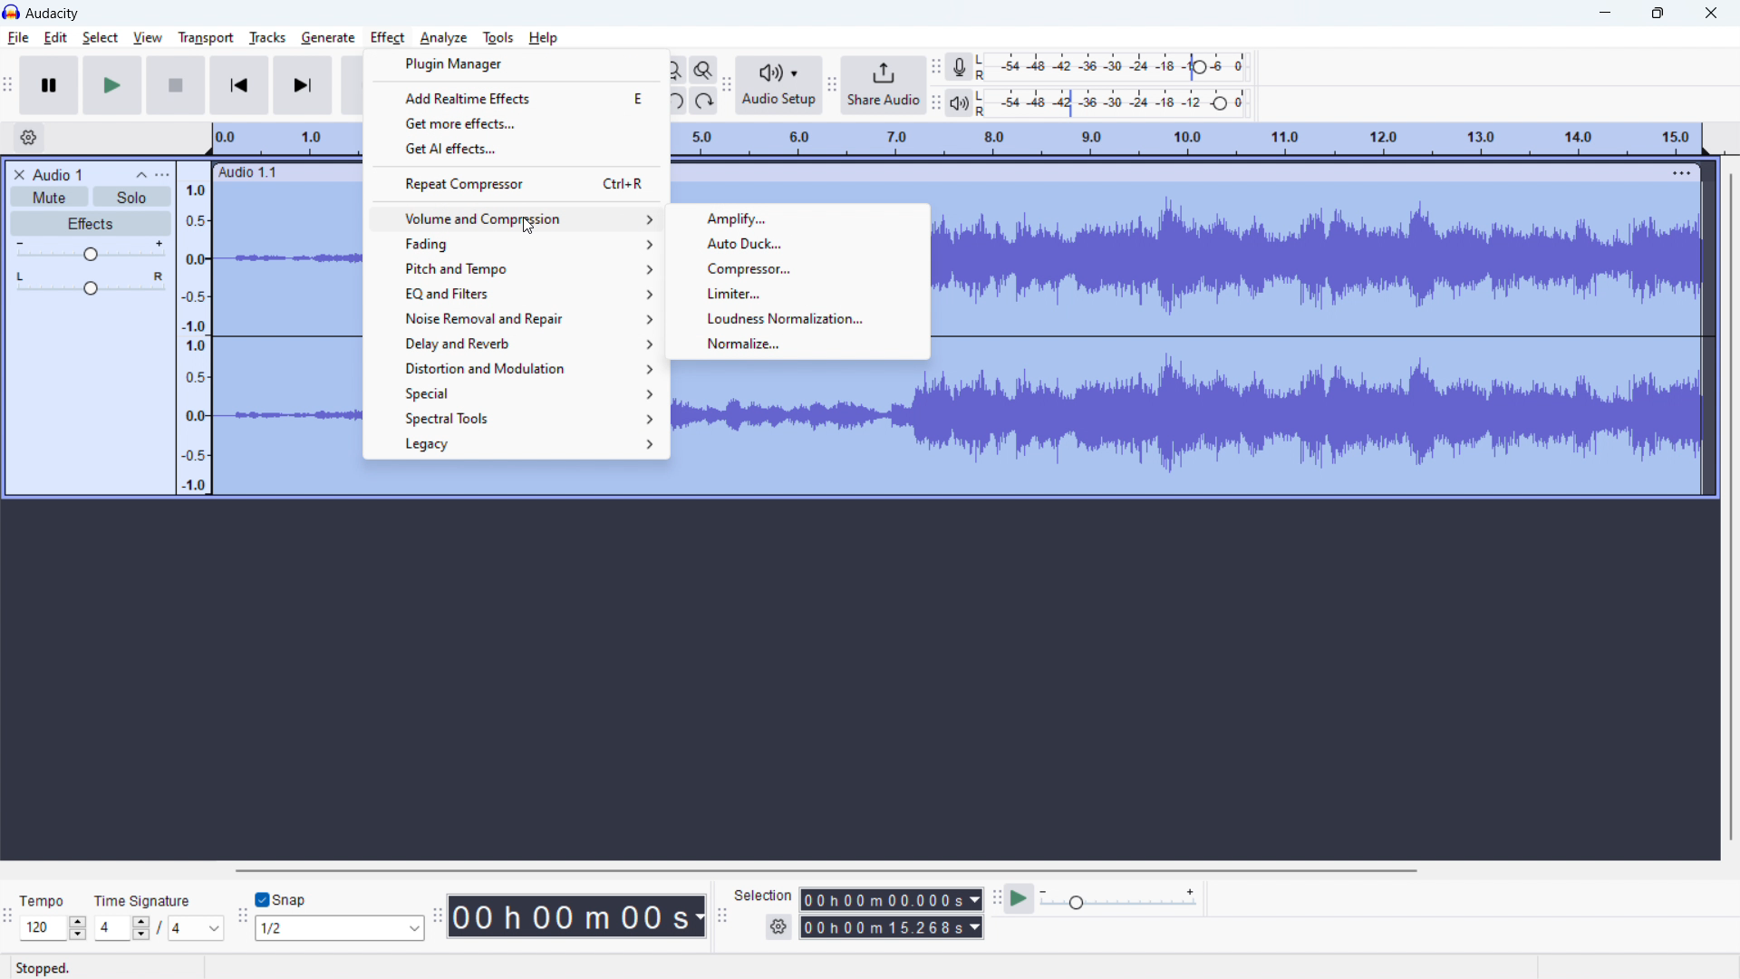  Describe the element at coordinates (388, 39) in the screenshot. I see `effect` at that location.